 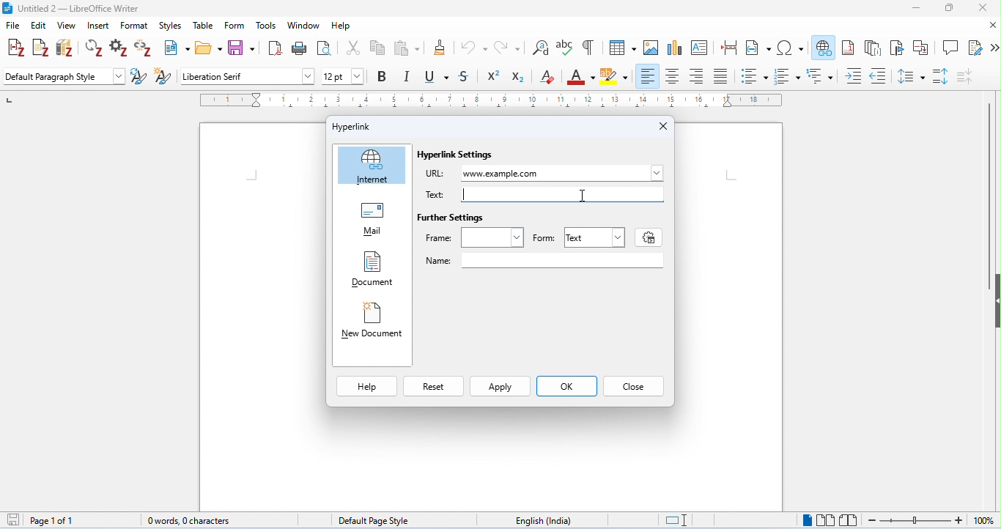 I want to click on increase indent, so click(x=854, y=75).